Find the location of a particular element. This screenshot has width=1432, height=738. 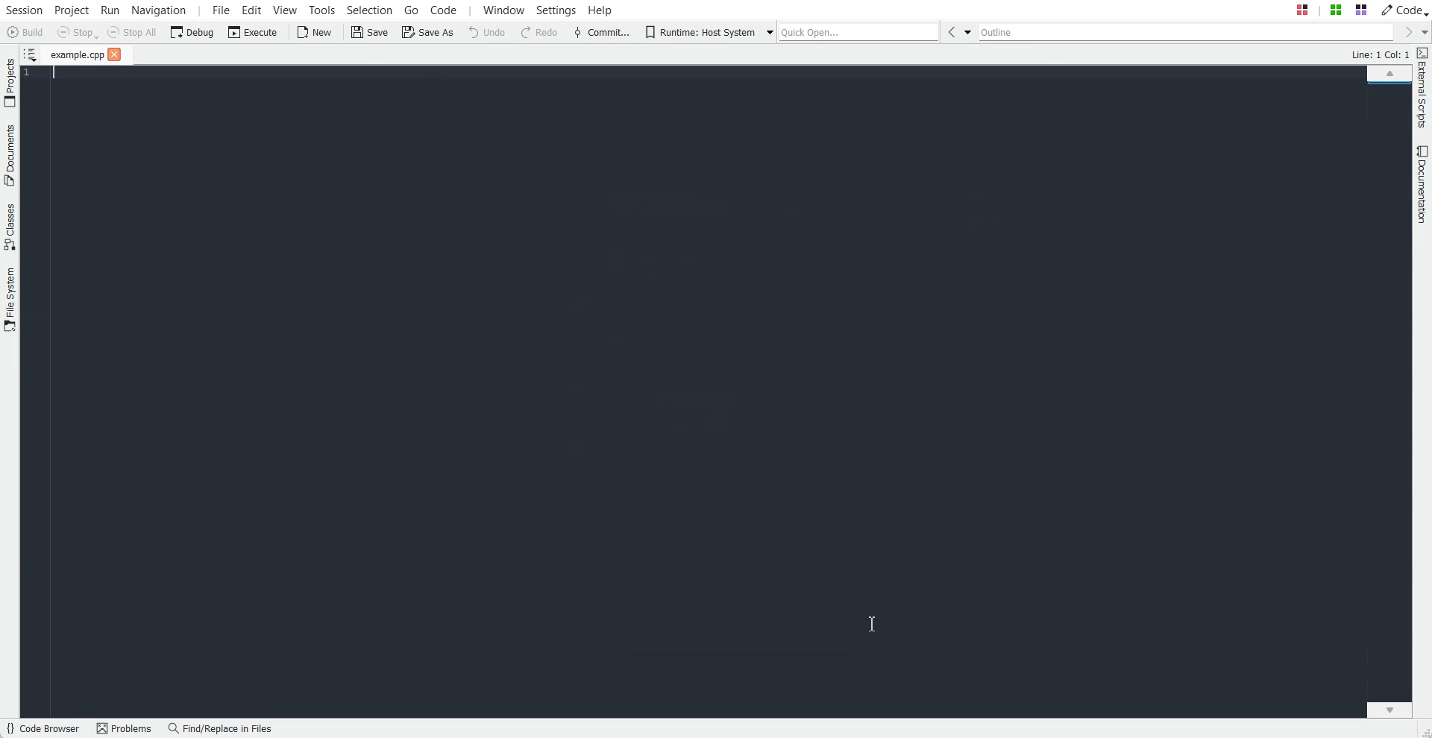

Stop All is located at coordinates (133, 32).